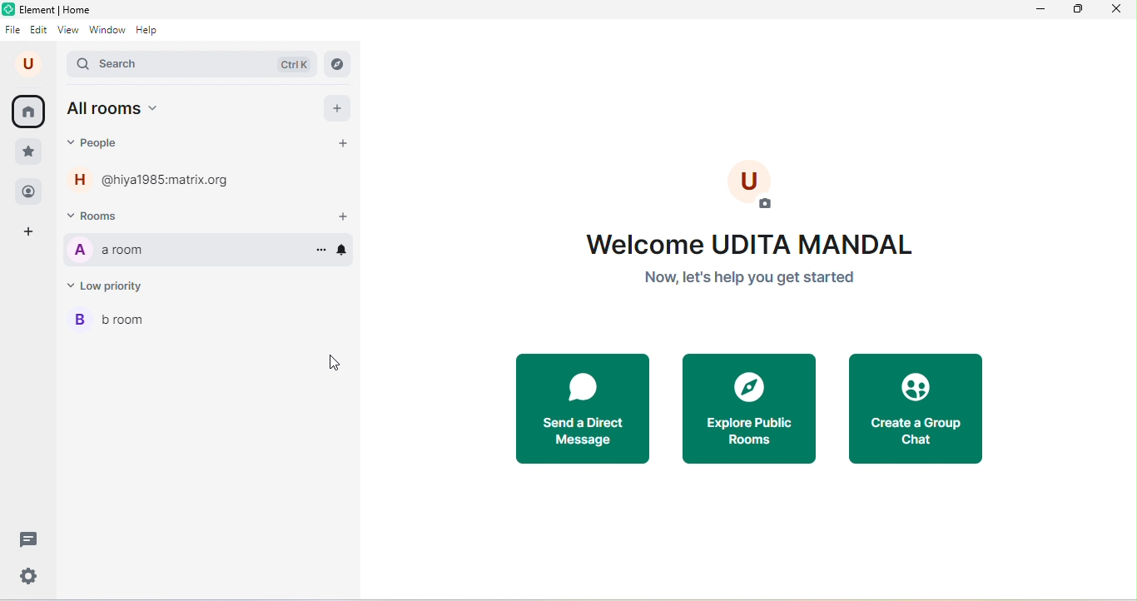 The height and width of the screenshot is (601, 1137). Describe the element at coordinates (345, 251) in the screenshot. I see `room notifications` at that location.